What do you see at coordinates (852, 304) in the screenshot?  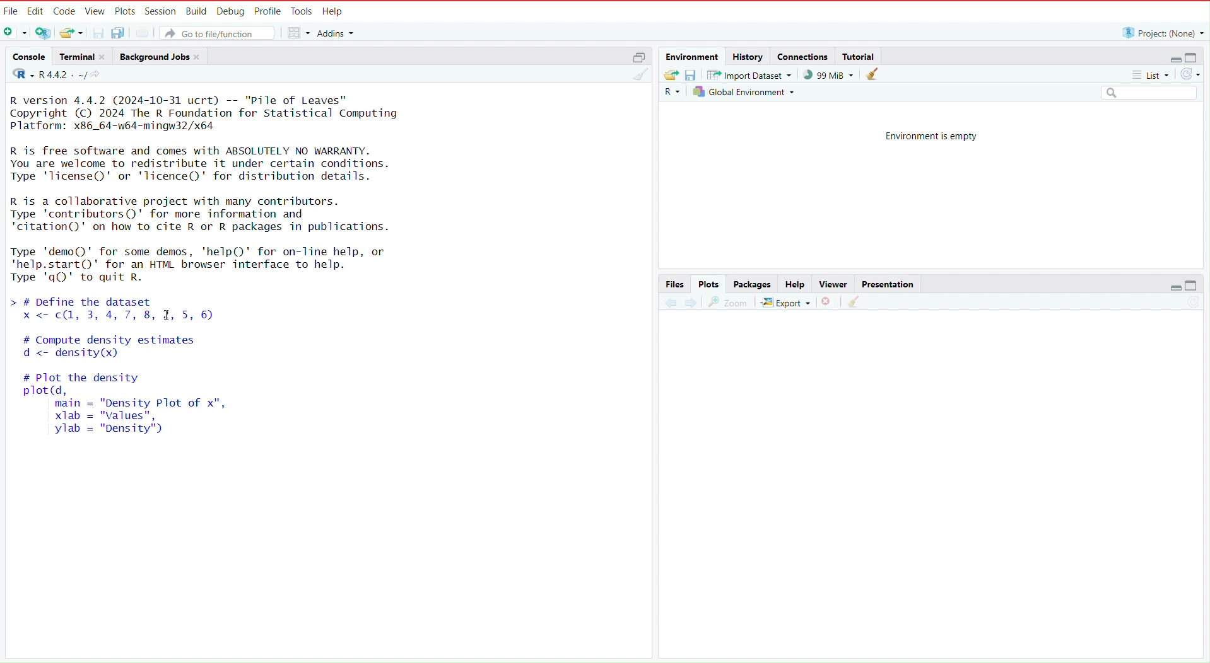 I see `clear all plots` at bounding box center [852, 304].